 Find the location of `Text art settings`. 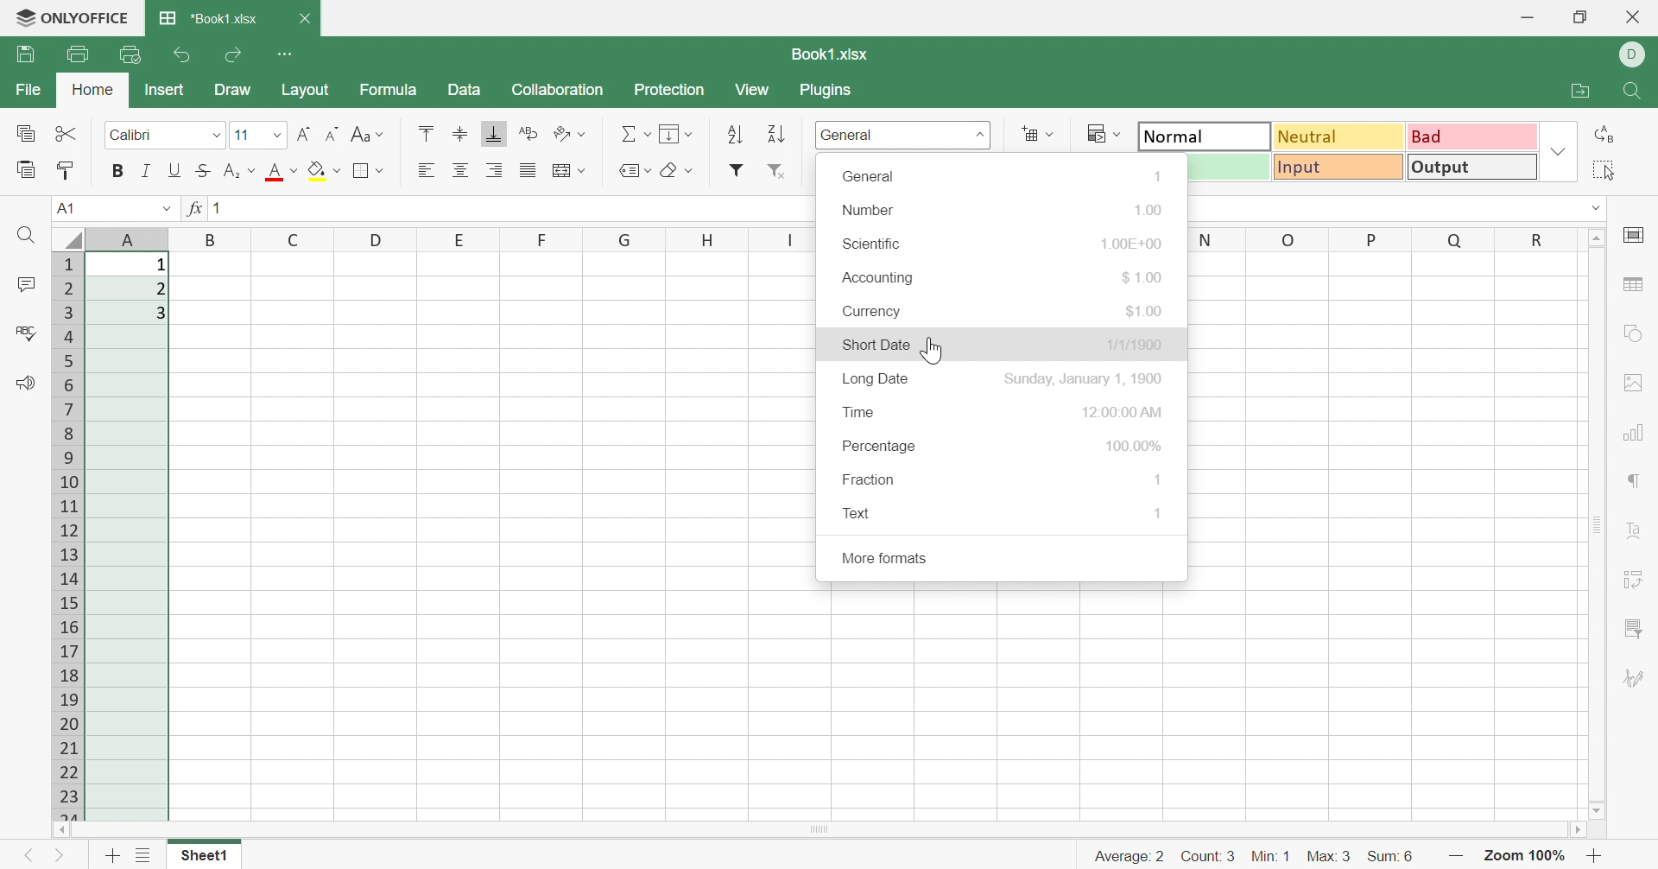

Text art settings is located at coordinates (1633, 530).